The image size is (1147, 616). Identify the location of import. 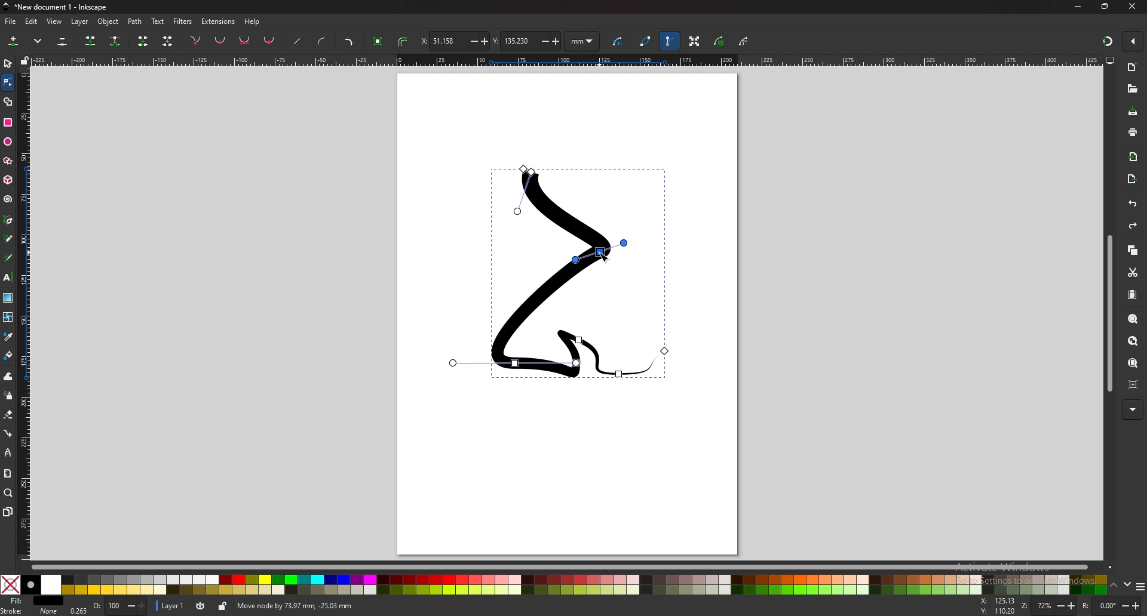
(1133, 156).